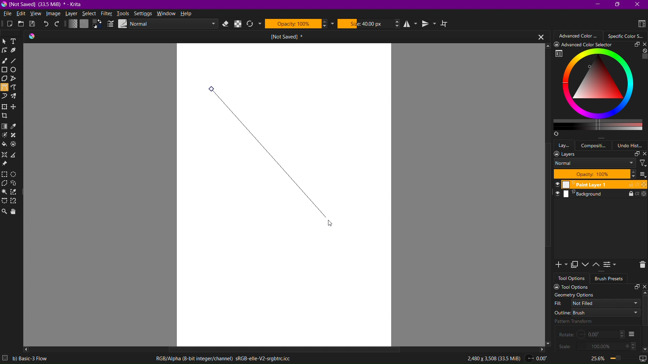 Image resolution: width=648 pixels, height=364 pixels. I want to click on Crop the image, so click(6, 116).